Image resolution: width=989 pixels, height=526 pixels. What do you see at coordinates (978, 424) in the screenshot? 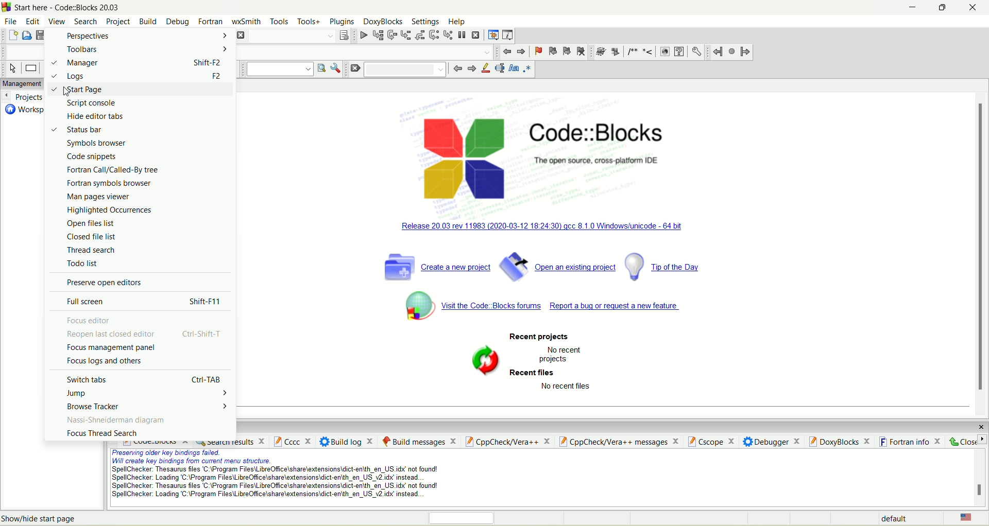
I see `close` at bounding box center [978, 424].